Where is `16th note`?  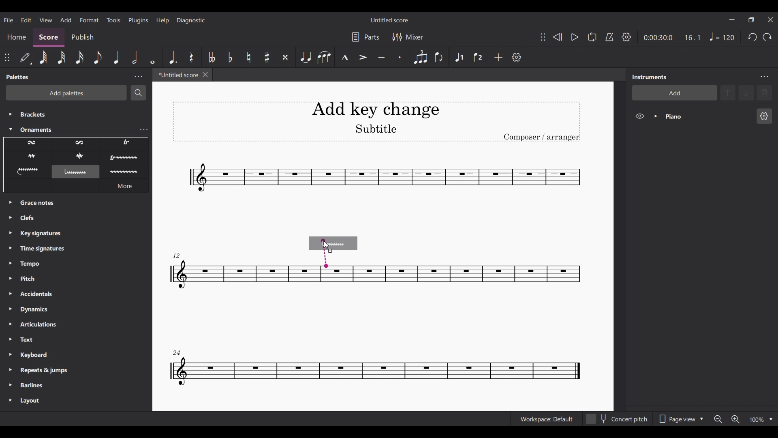 16th note is located at coordinates (79, 57).